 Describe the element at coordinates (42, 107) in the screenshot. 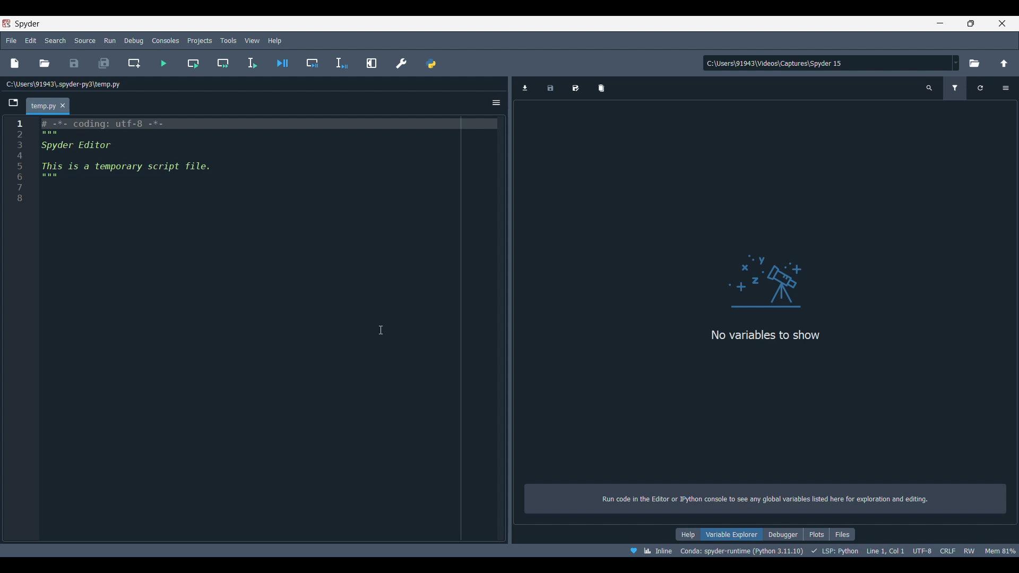

I see `Current tab` at that location.